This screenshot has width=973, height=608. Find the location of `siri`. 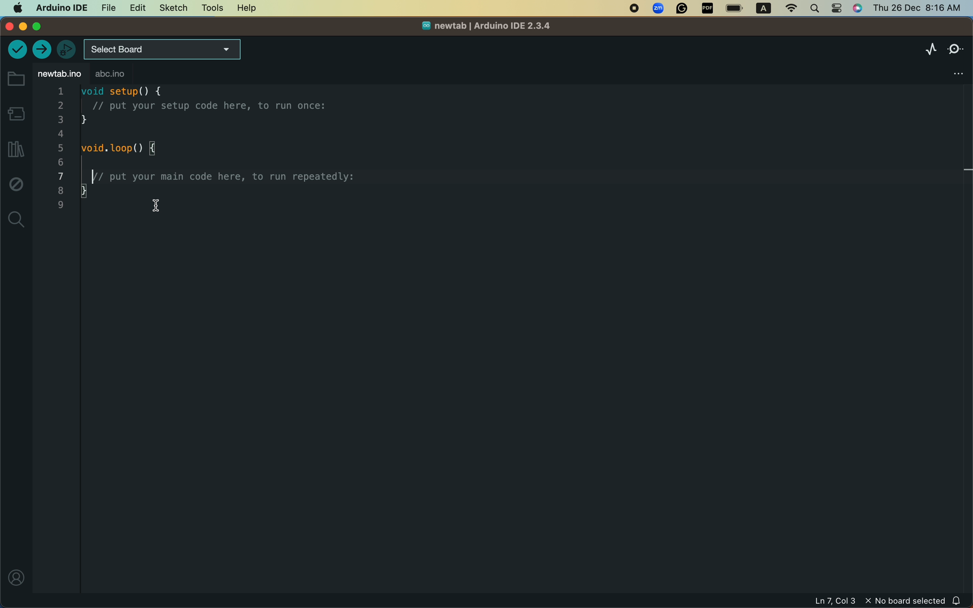

siri is located at coordinates (860, 9).